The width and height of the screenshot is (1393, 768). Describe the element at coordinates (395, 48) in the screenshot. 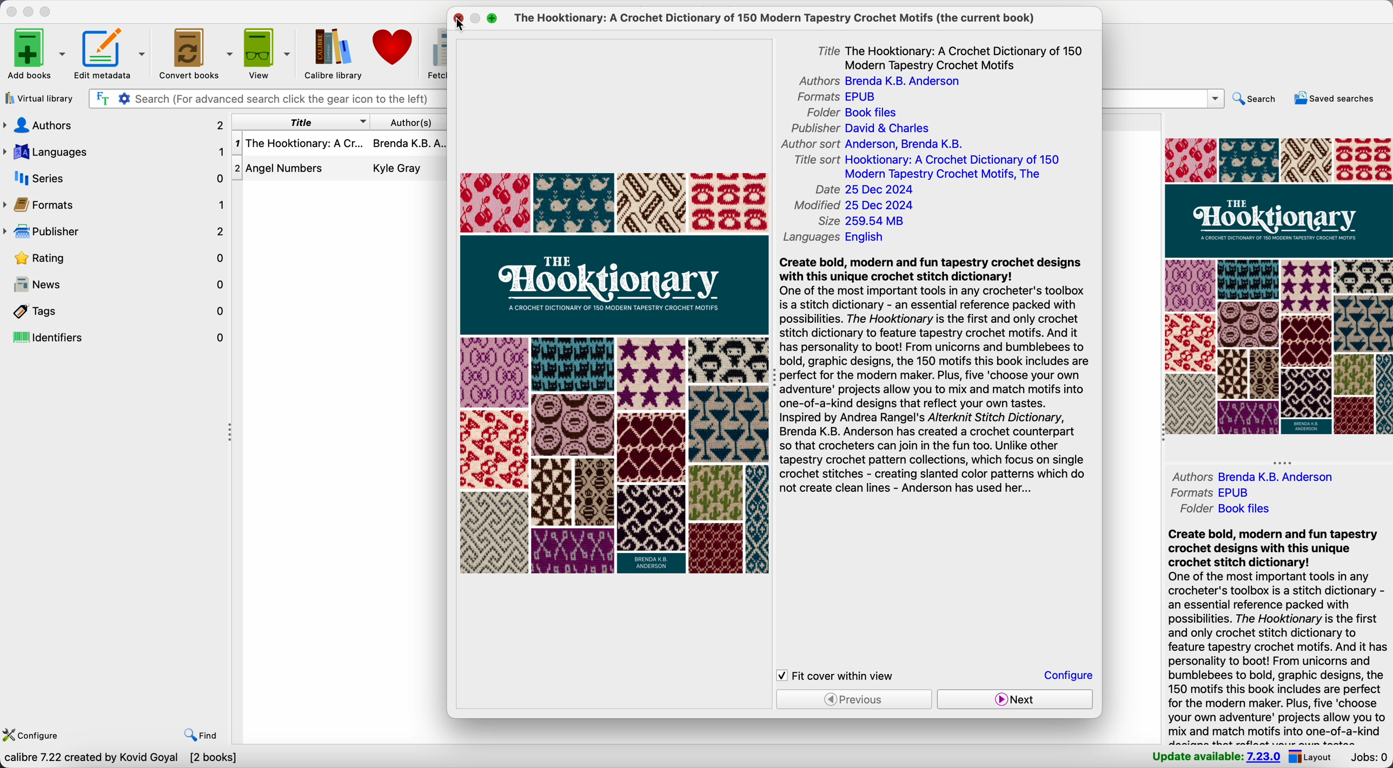

I see `donate` at that location.